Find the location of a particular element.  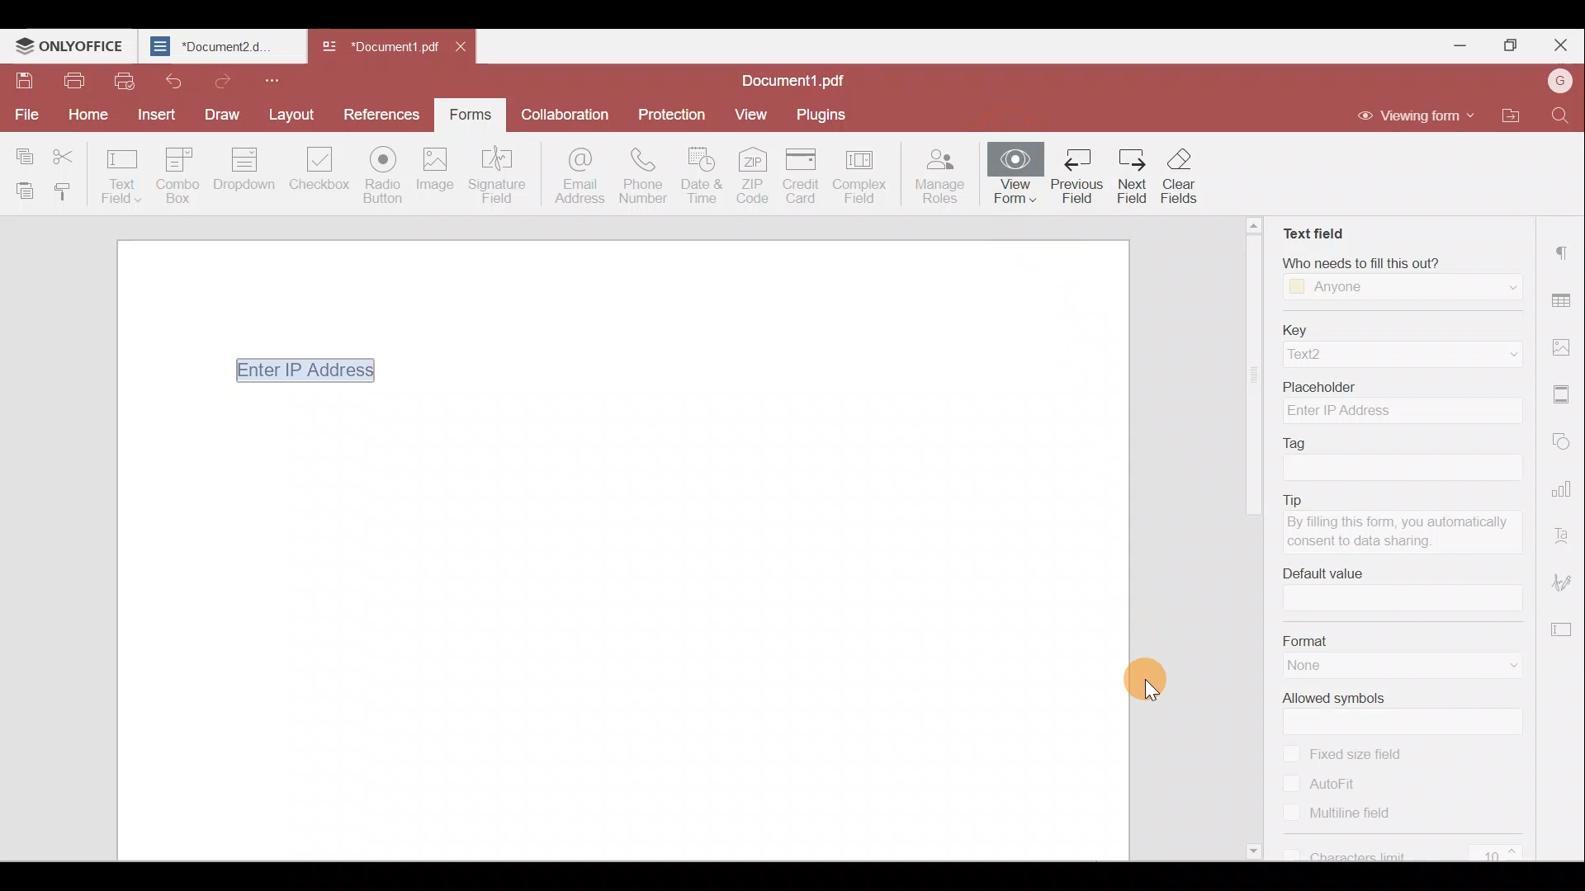

Undo is located at coordinates (173, 80).